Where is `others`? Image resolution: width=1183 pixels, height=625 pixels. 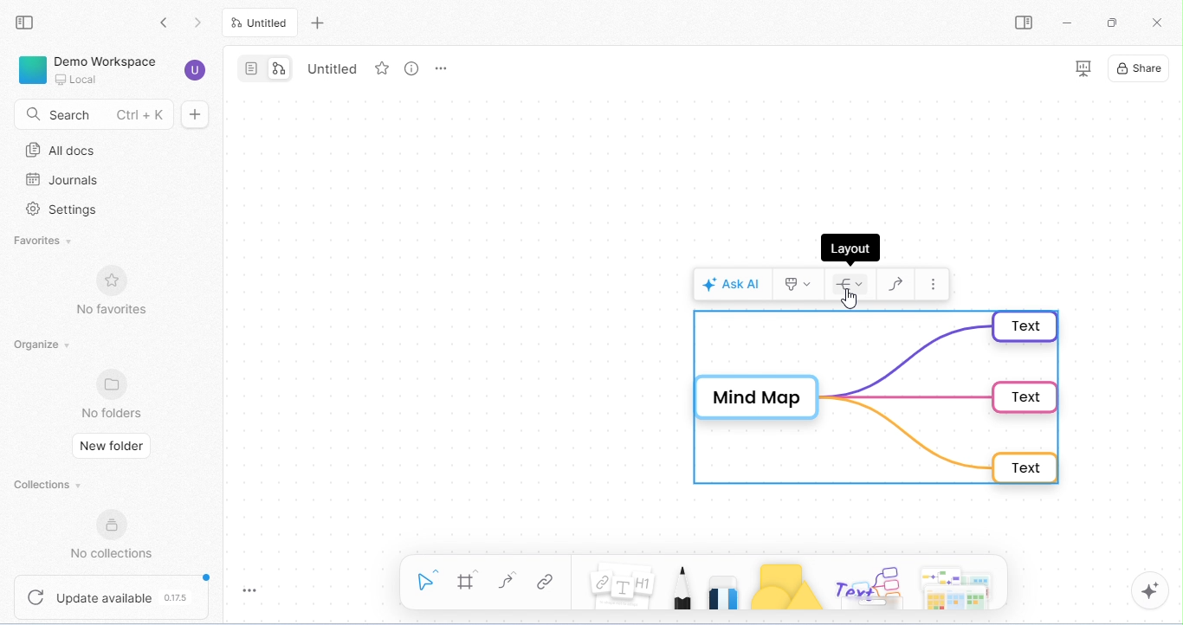 others is located at coordinates (866, 585).